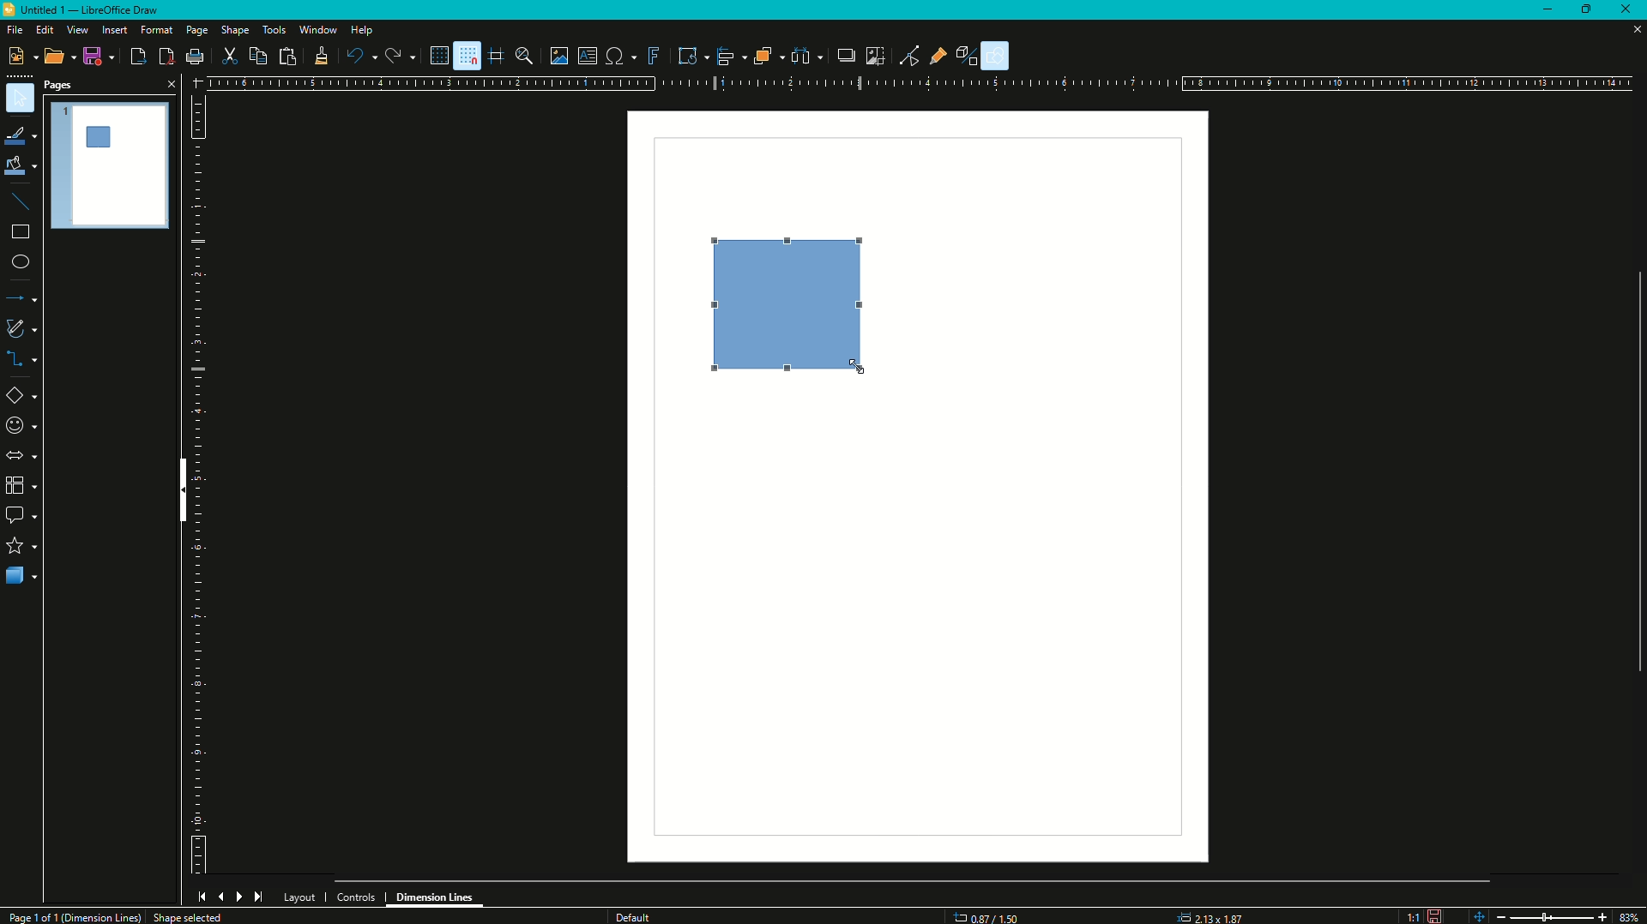 This screenshot has width=1647, height=924. What do you see at coordinates (96, 57) in the screenshot?
I see `Save` at bounding box center [96, 57].